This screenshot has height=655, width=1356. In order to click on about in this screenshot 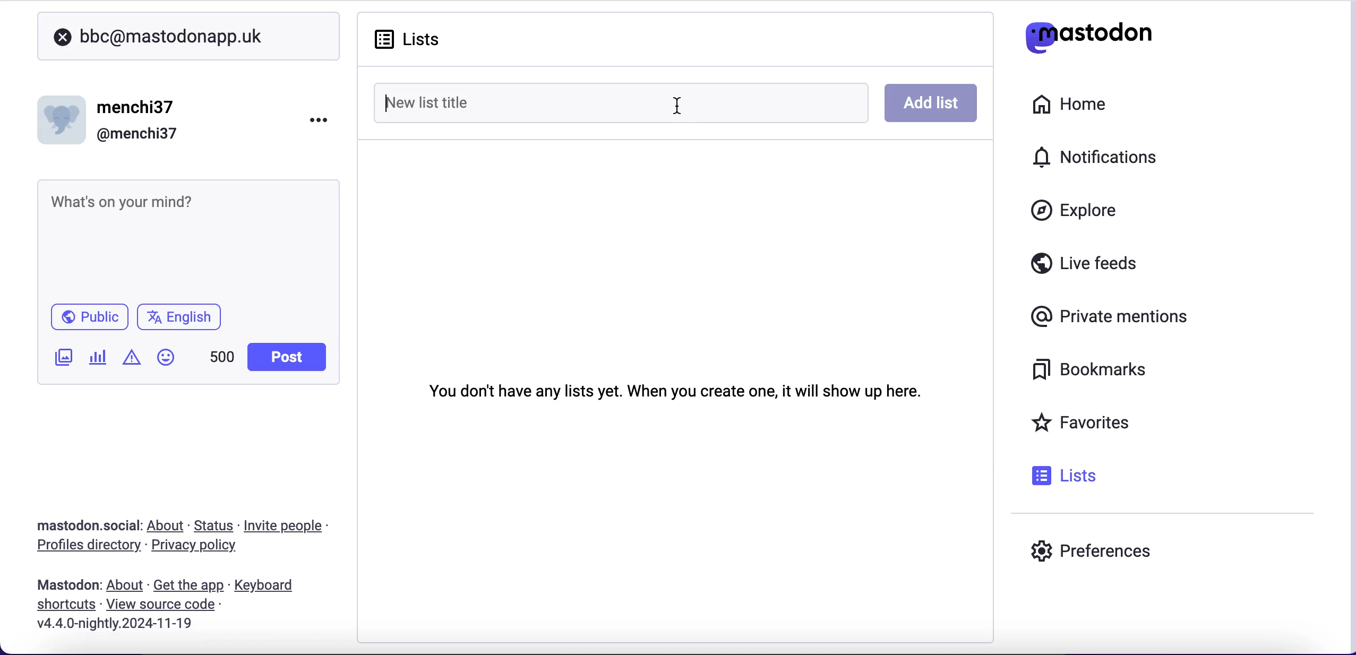, I will do `click(127, 585)`.